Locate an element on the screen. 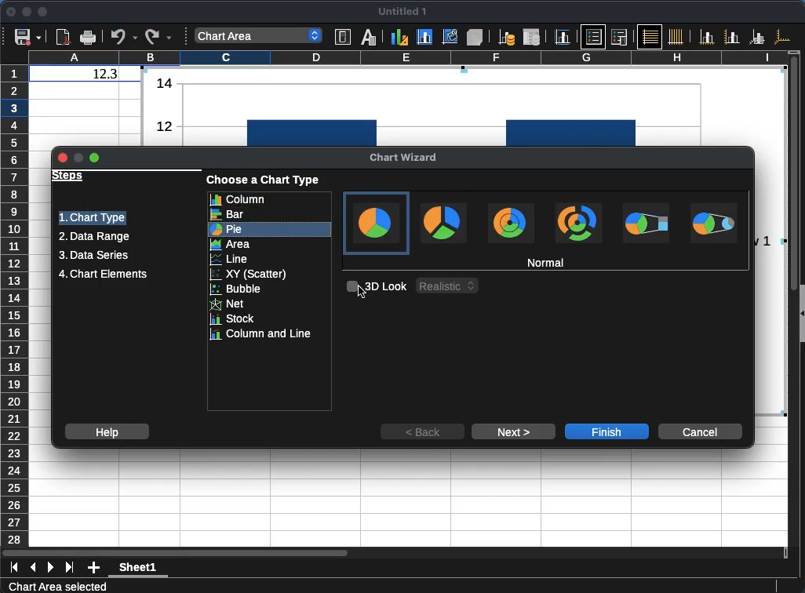  Data ranges is located at coordinates (506, 37).